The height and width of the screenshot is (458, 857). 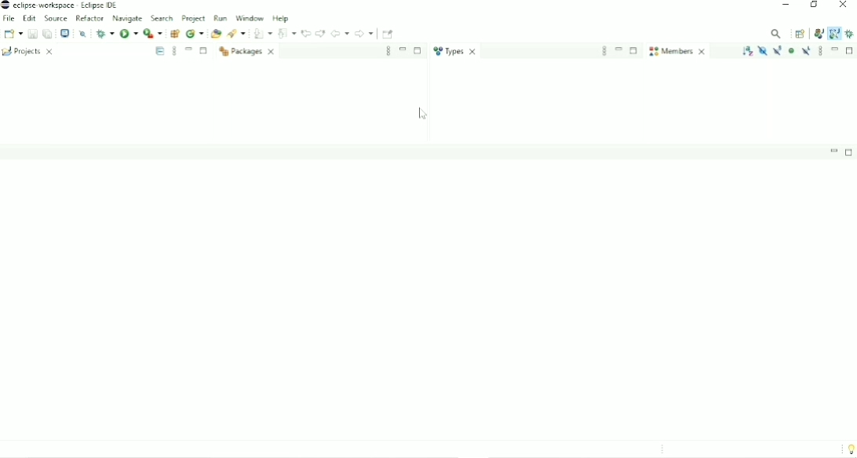 I want to click on View Menu, so click(x=388, y=51).